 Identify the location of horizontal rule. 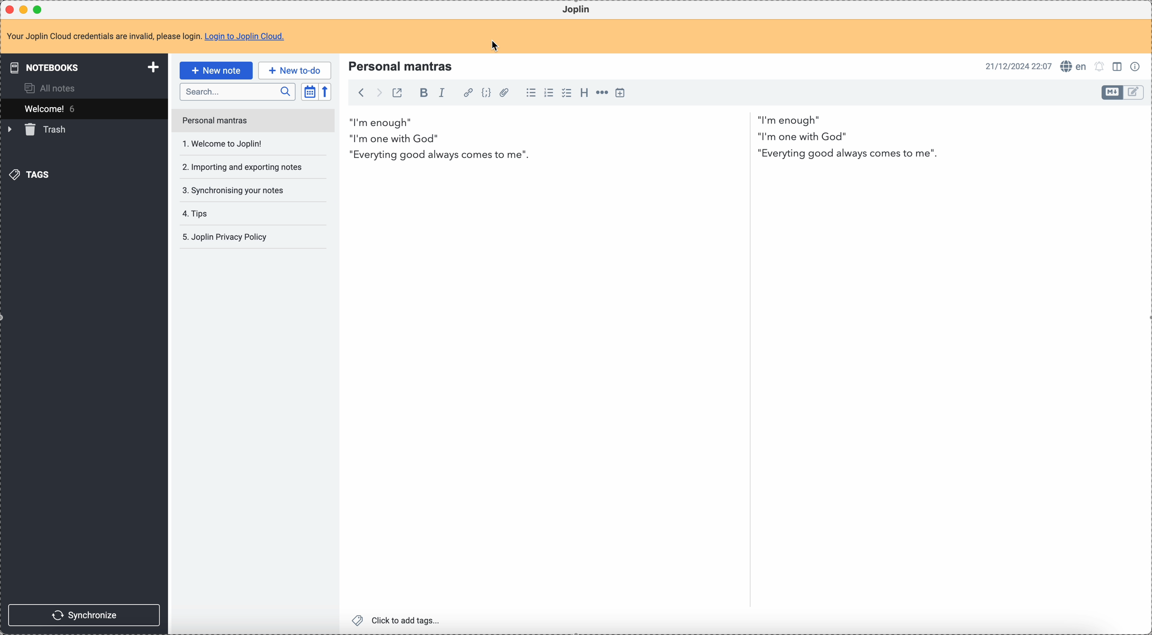
(601, 94).